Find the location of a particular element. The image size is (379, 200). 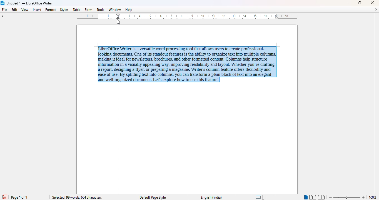

Default page style is located at coordinates (154, 197).